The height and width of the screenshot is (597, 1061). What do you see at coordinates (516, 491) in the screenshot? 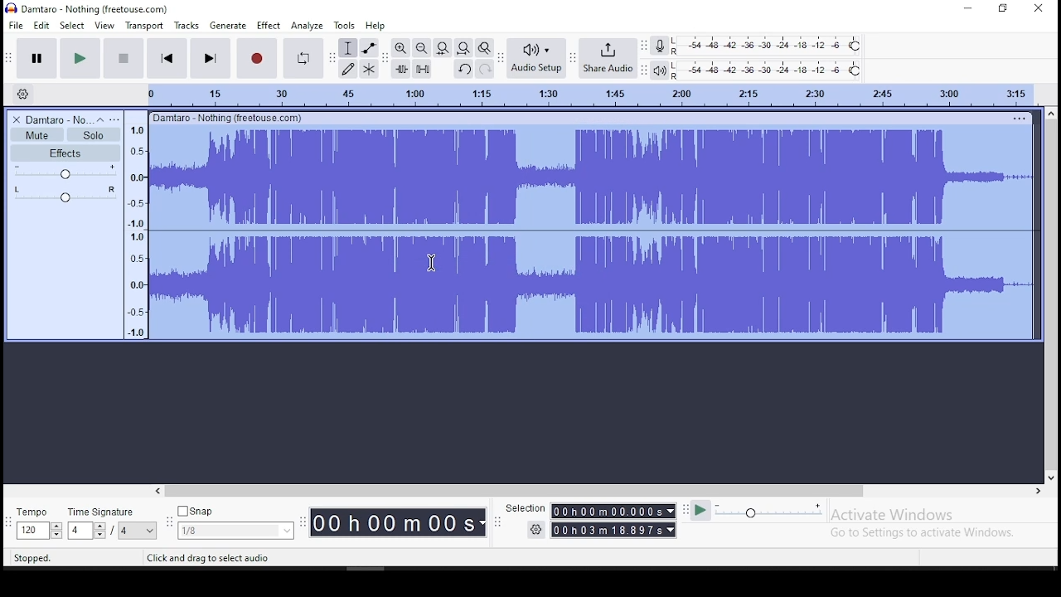
I see `scroll bar` at bounding box center [516, 491].